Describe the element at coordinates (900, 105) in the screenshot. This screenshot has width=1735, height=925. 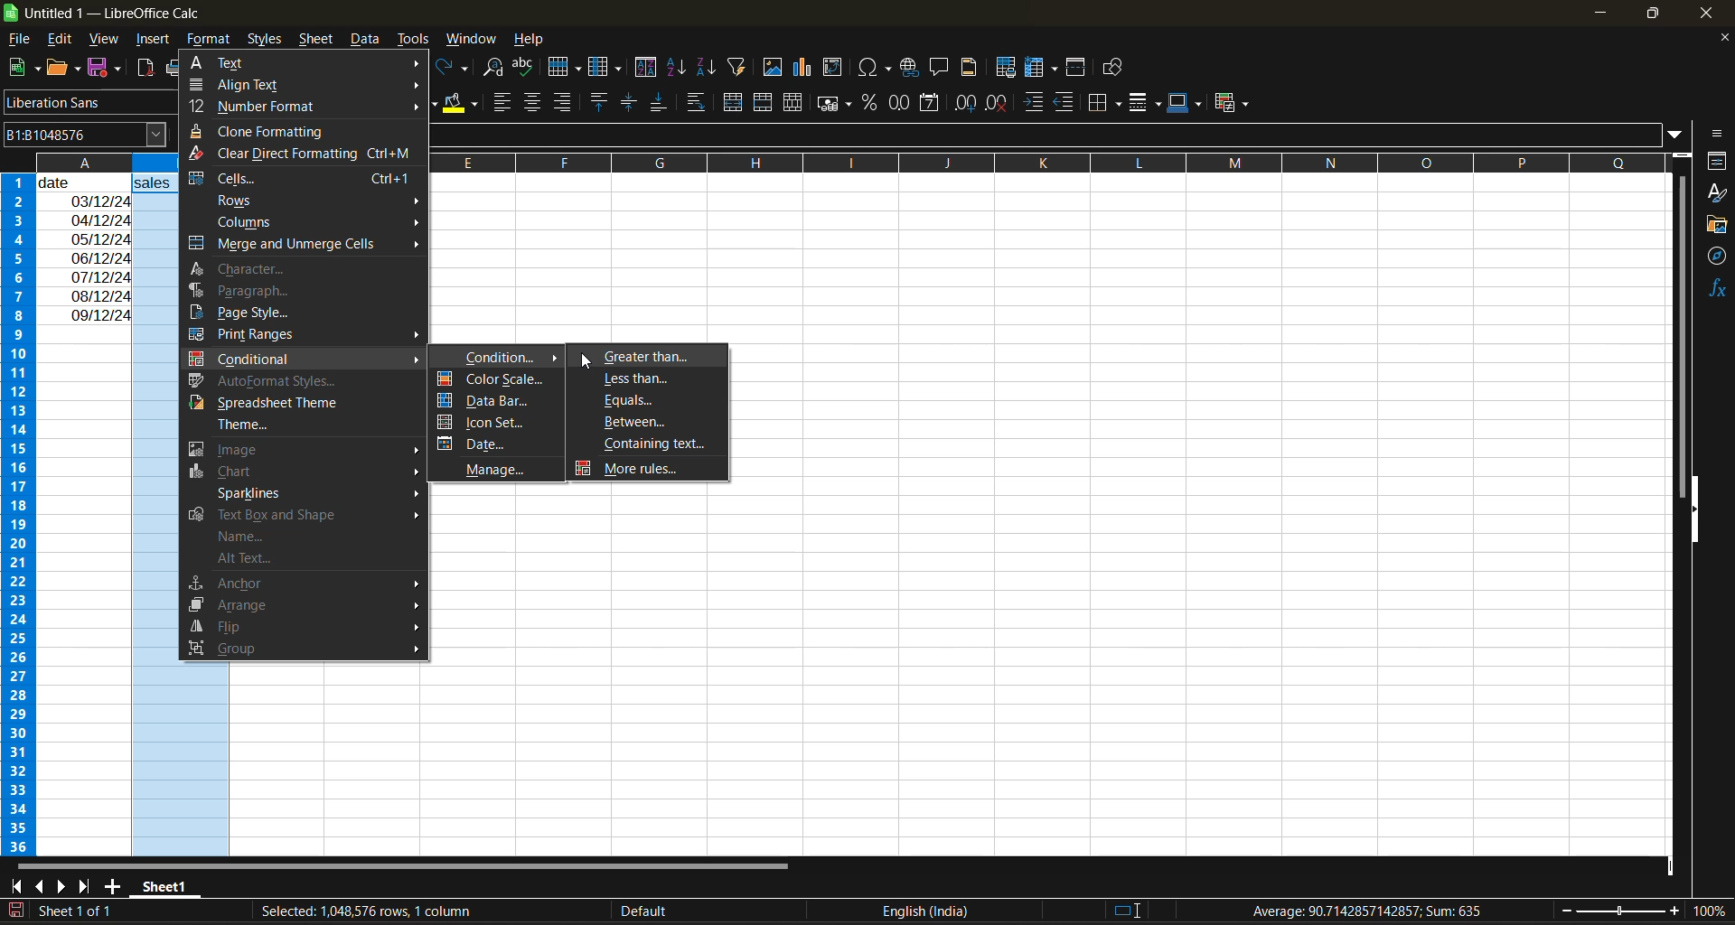
I see `format as number` at that location.